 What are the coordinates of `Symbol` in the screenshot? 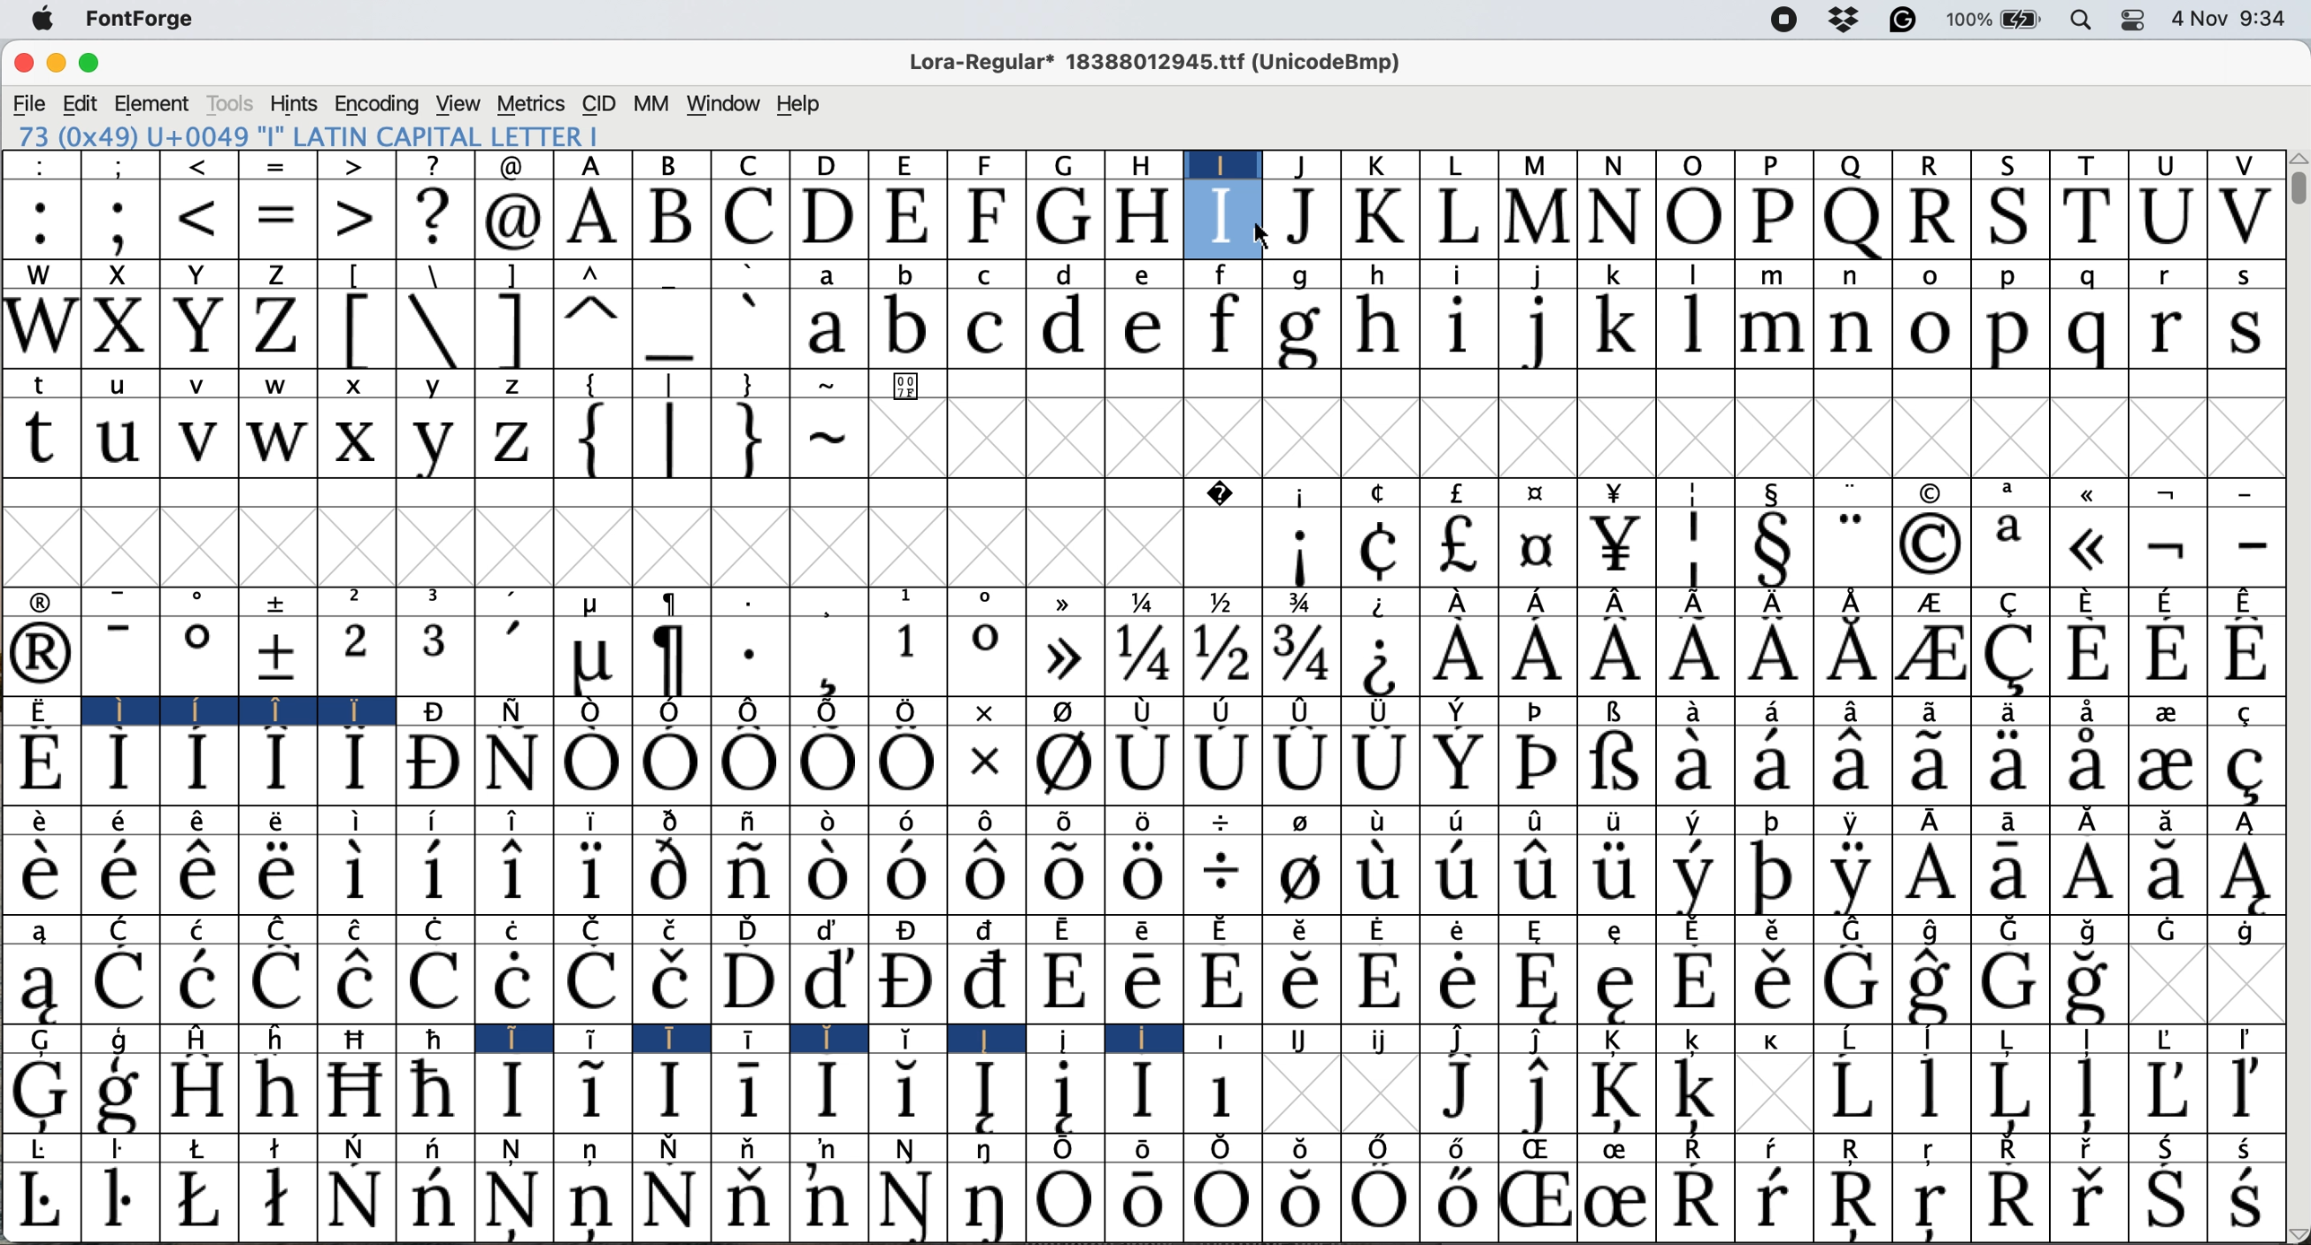 It's located at (2092, 1148).